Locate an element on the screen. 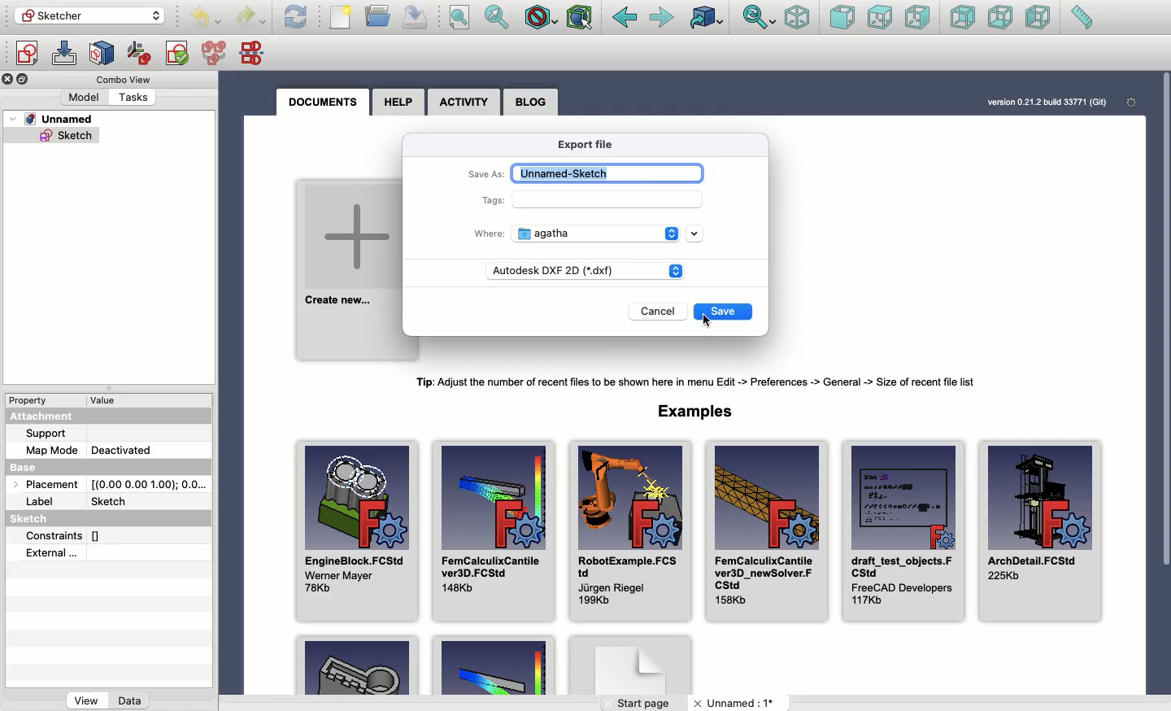 The width and height of the screenshot is (1171, 711). Export file is located at coordinates (596, 146).